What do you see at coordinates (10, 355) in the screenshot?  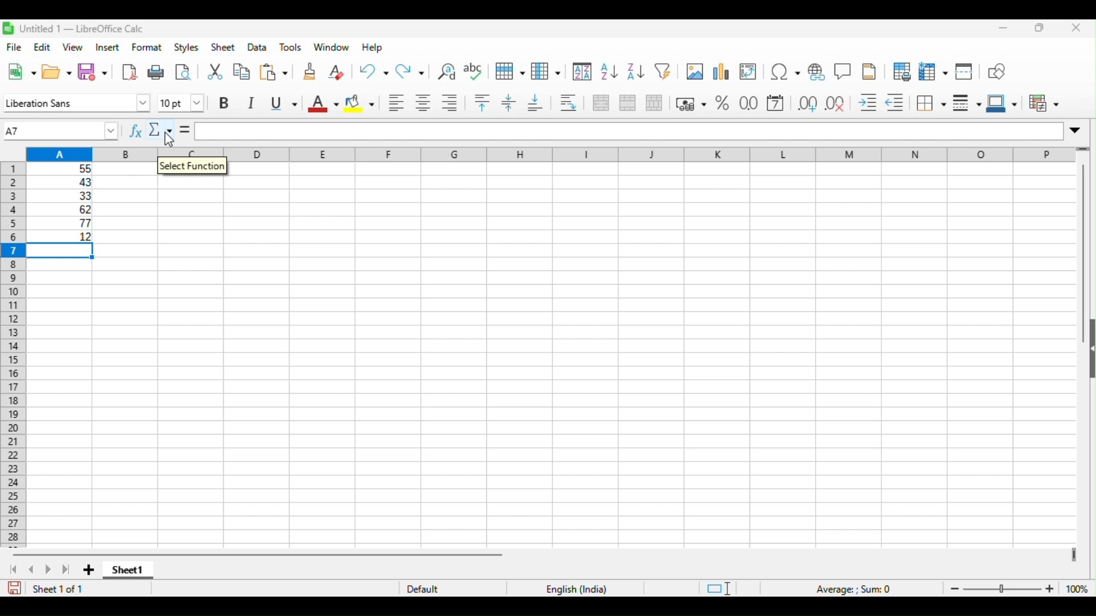 I see `row numbers` at bounding box center [10, 355].